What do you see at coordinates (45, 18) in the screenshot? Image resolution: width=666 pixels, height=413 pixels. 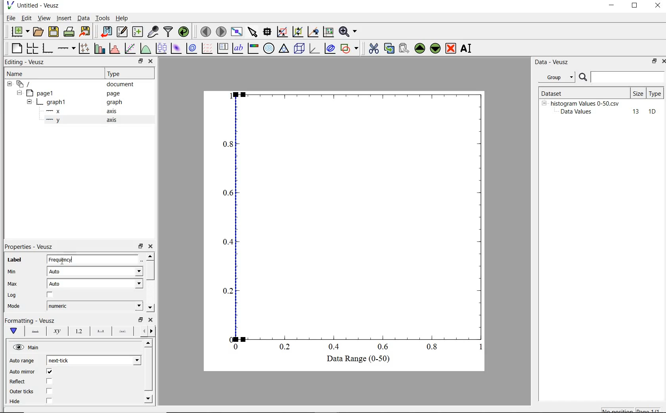 I see `view` at bounding box center [45, 18].